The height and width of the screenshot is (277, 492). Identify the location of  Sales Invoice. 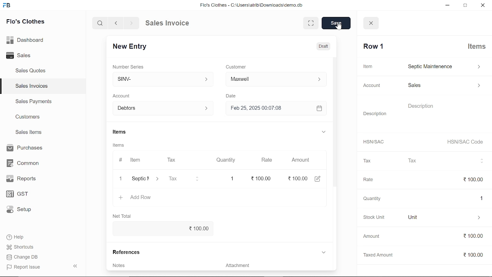
(171, 23).